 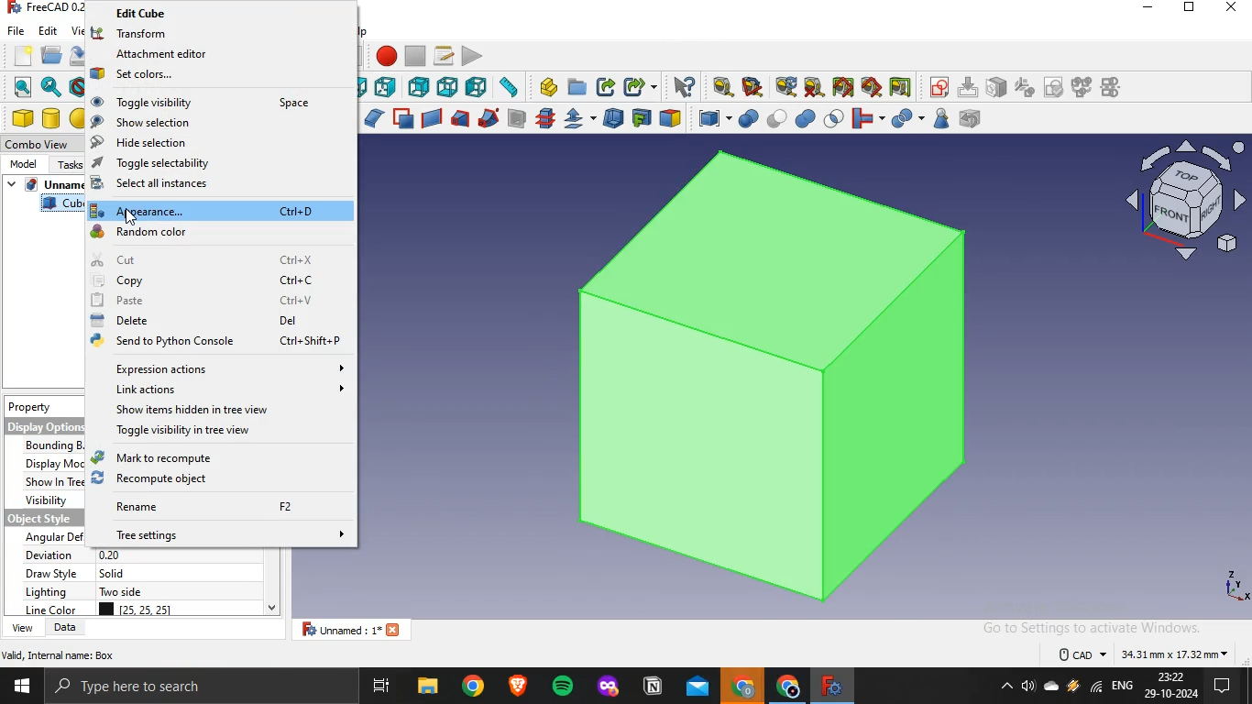 What do you see at coordinates (134, 219) in the screenshot?
I see `cursor` at bounding box center [134, 219].